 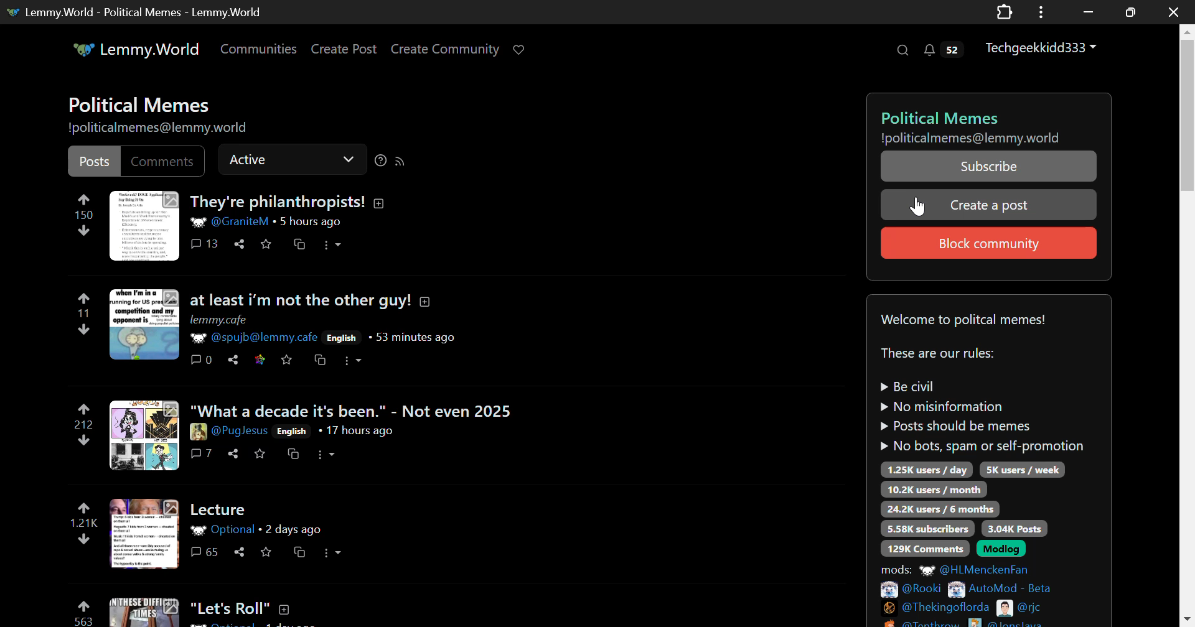 What do you see at coordinates (232, 359) in the screenshot?
I see `Share` at bounding box center [232, 359].